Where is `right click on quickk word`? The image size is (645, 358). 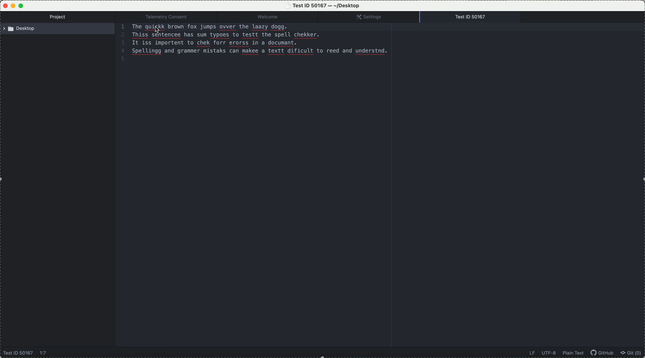 right click on quickk word is located at coordinates (155, 28).